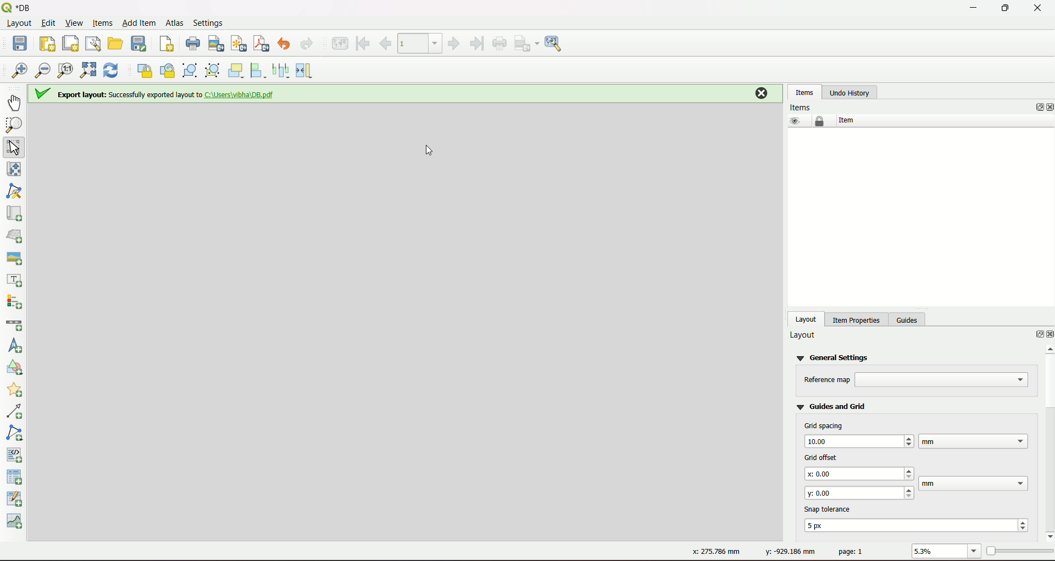 This screenshot has width=1055, height=561. What do you see at coordinates (858, 440) in the screenshot?
I see `text box` at bounding box center [858, 440].